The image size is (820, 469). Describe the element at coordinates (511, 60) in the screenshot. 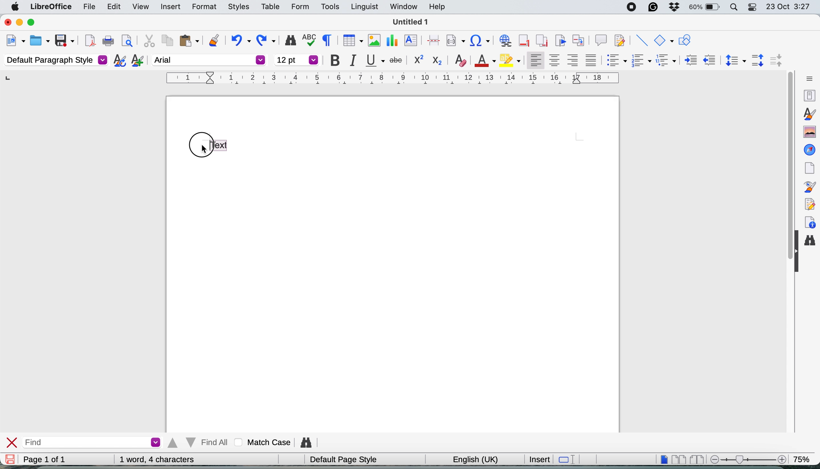

I see `fill color` at that location.